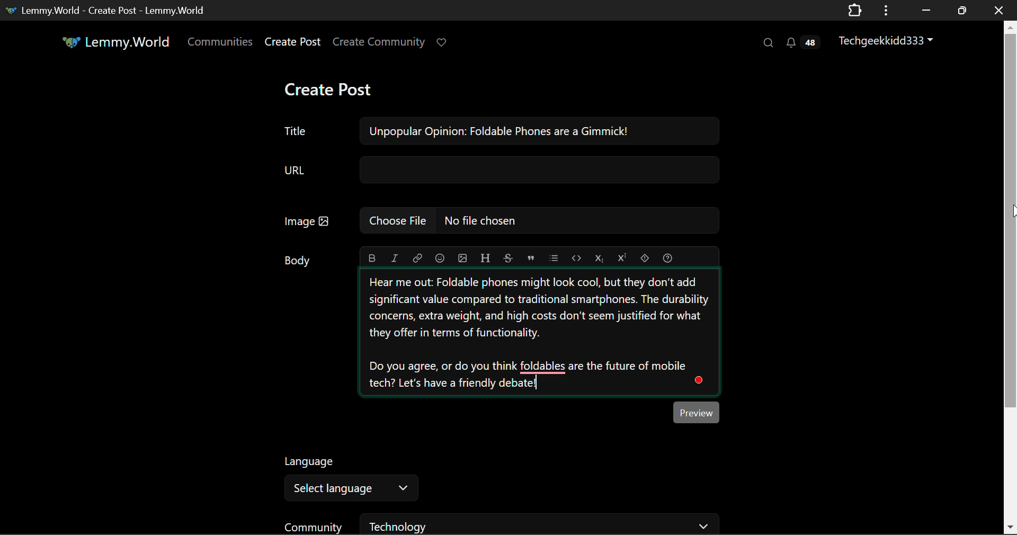 Image resolution: width=1017 pixels, height=535 pixels. What do you see at coordinates (600, 257) in the screenshot?
I see `subscript` at bounding box center [600, 257].